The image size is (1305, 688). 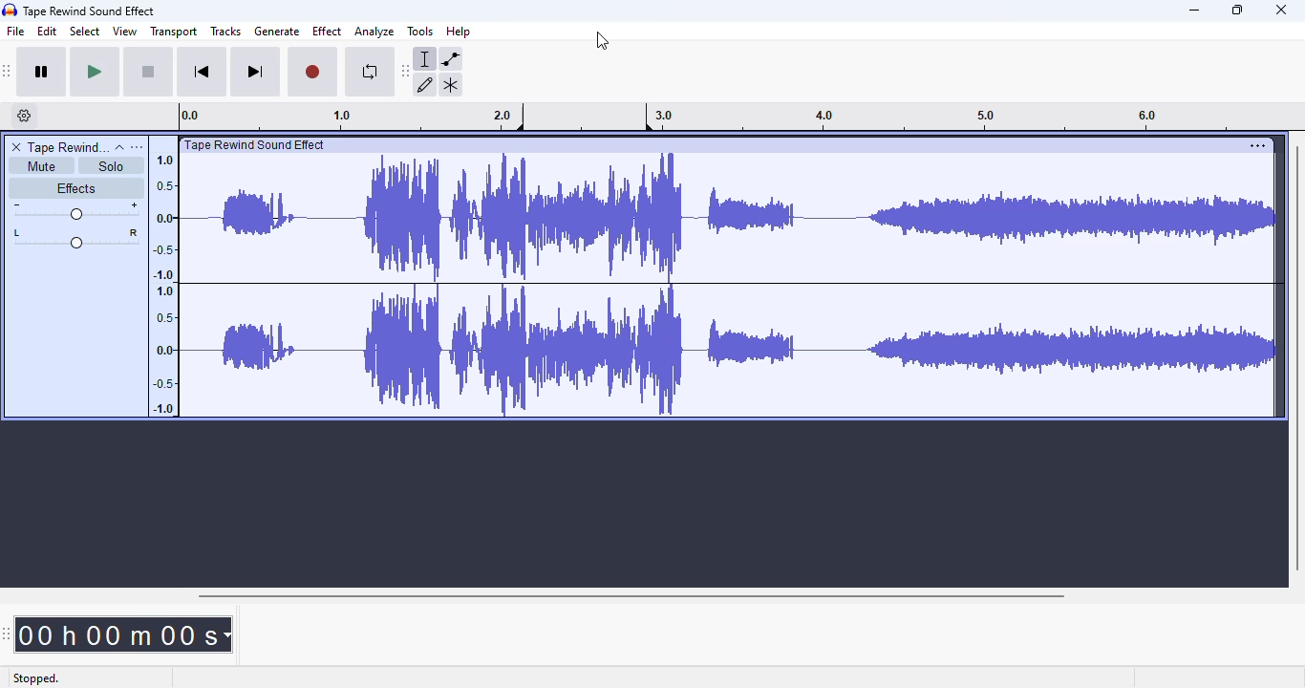 I want to click on view, so click(x=125, y=32).